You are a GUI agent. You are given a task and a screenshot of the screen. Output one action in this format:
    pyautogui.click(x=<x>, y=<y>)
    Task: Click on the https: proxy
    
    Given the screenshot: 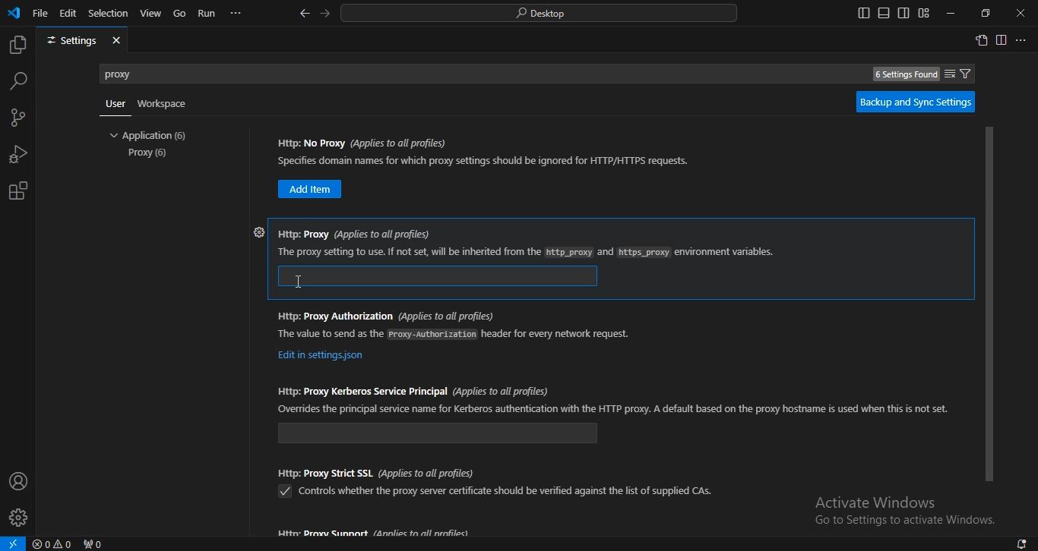 What is the action you would take?
    pyautogui.click(x=353, y=233)
    